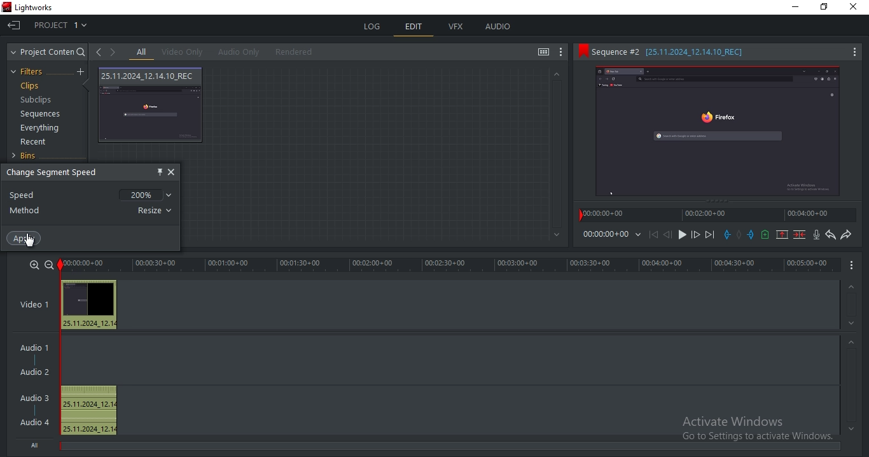 The image size is (869, 457). What do you see at coordinates (25, 238) in the screenshot?
I see `apply` at bounding box center [25, 238].